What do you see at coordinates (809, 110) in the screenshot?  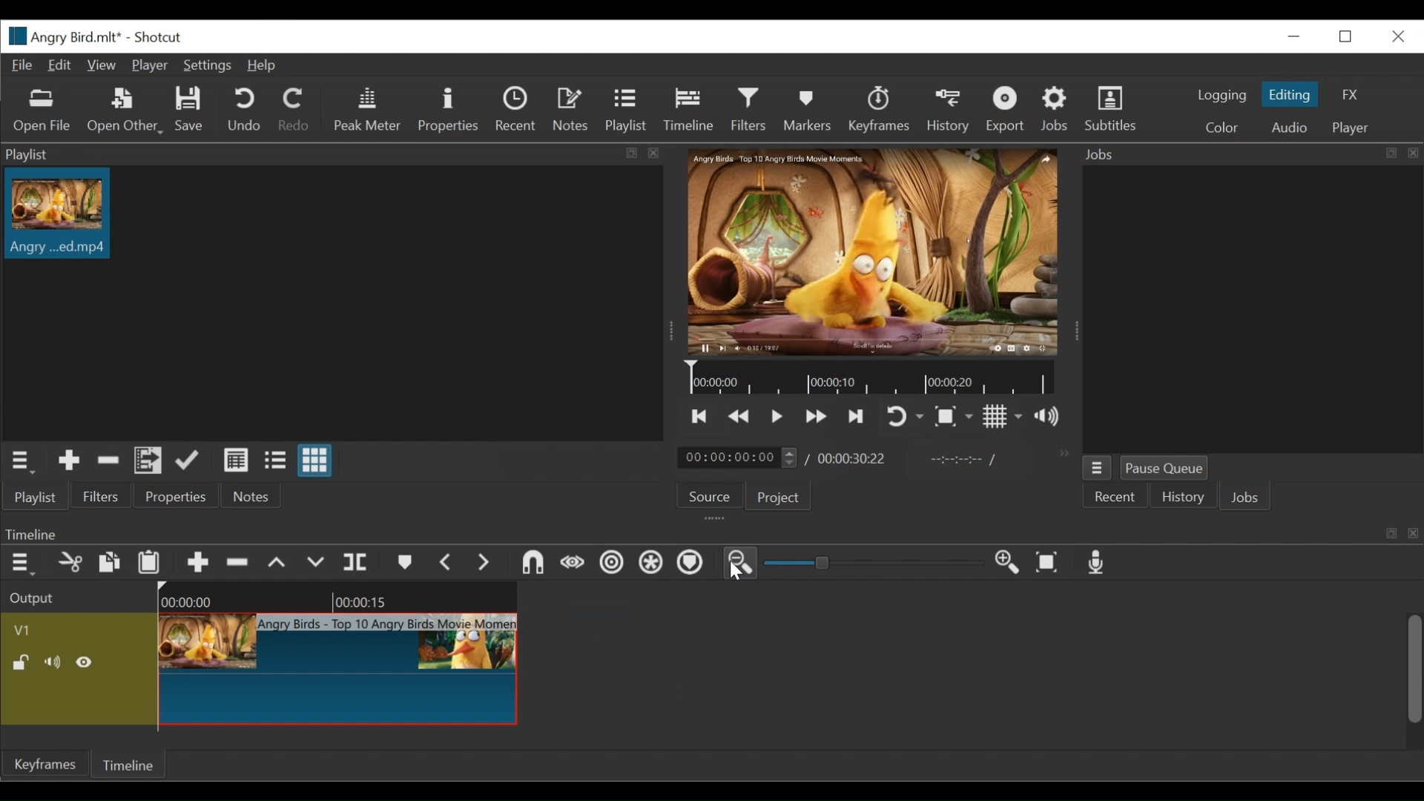 I see `Markers` at bounding box center [809, 110].